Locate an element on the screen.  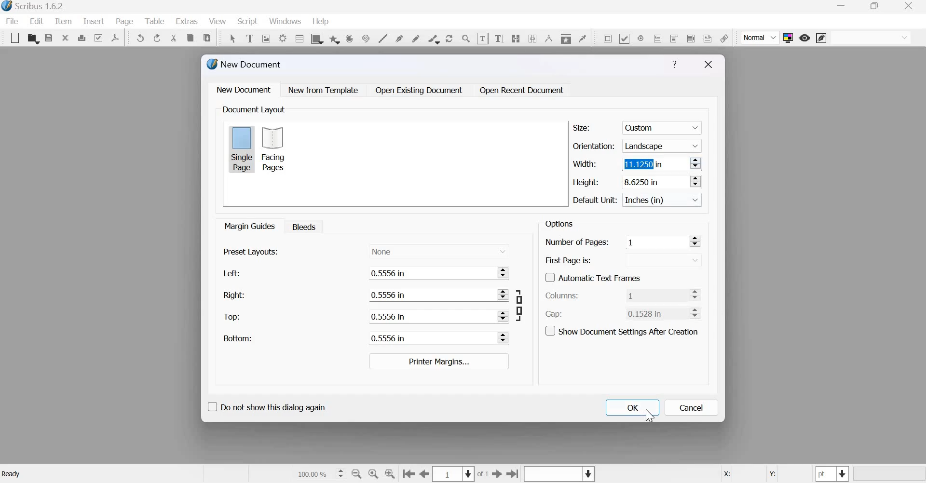
Right: is located at coordinates (233, 295).